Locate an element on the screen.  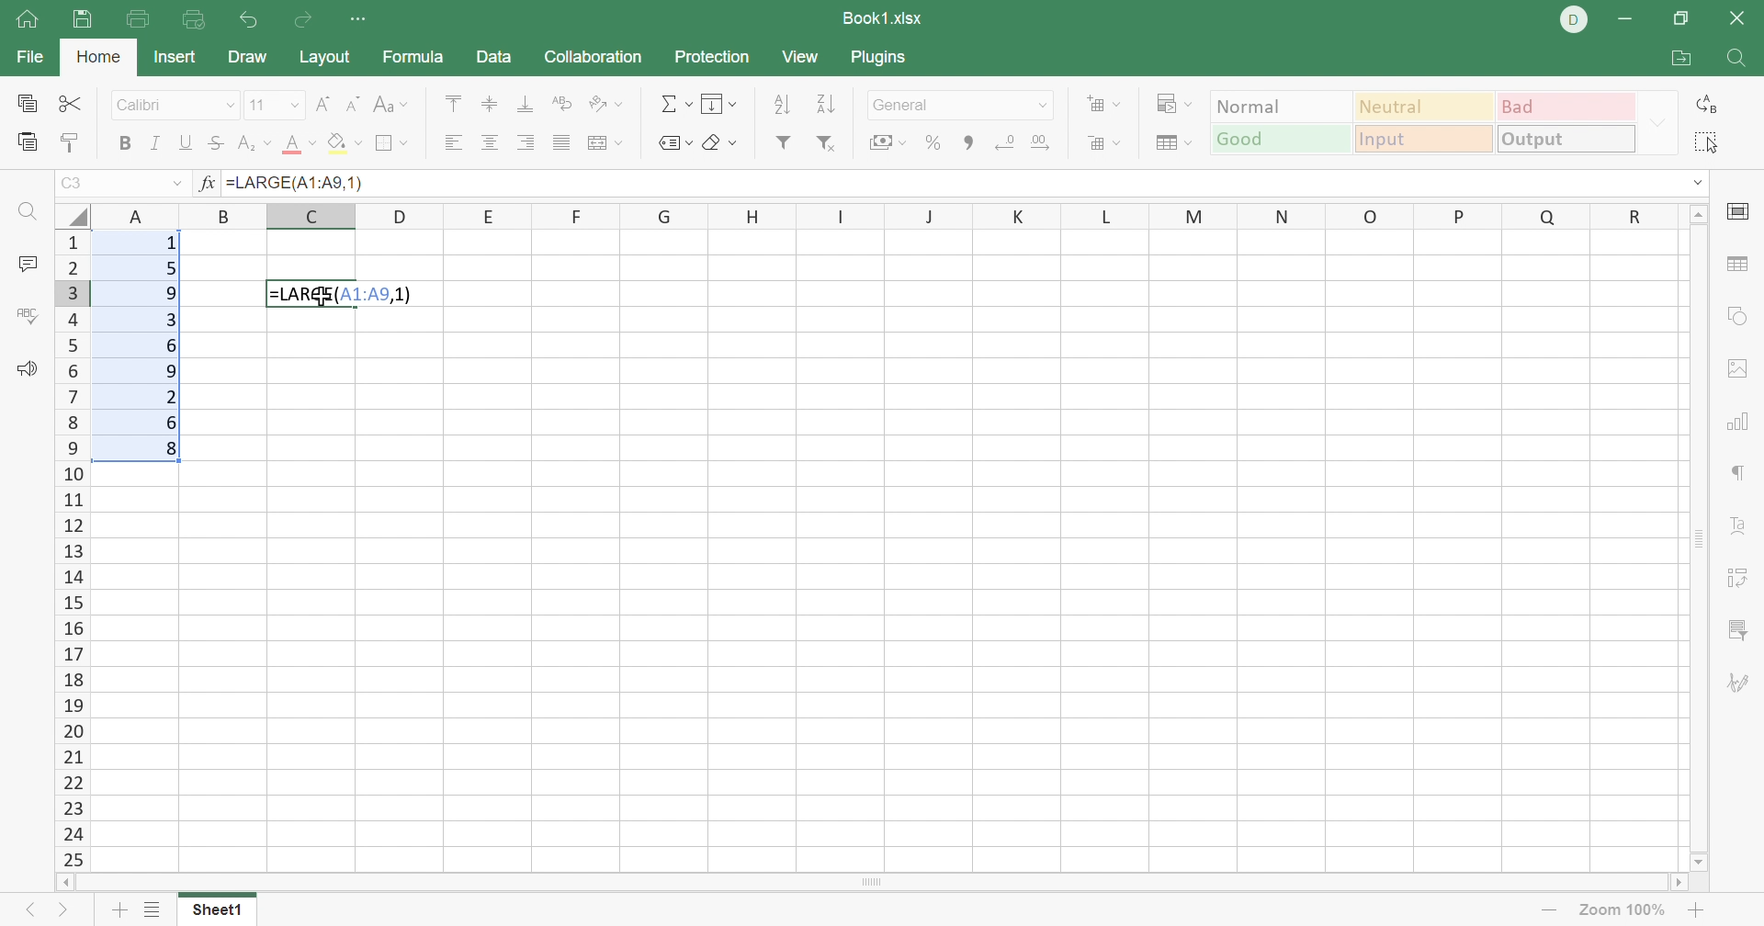
Wrap Text is located at coordinates (560, 102).